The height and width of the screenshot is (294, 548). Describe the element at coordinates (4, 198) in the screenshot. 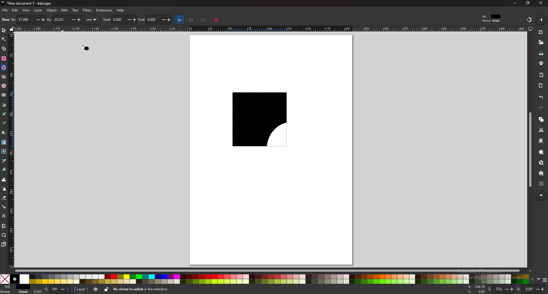

I see `eraser` at that location.